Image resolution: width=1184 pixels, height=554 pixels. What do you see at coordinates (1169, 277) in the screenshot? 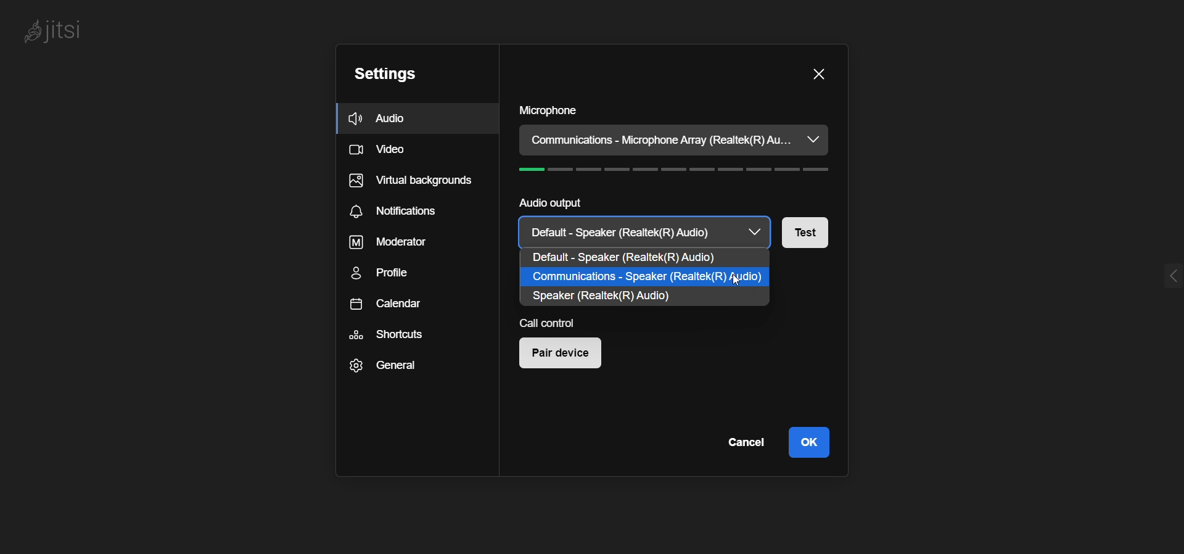
I see `expand` at bounding box center [1169, 277].